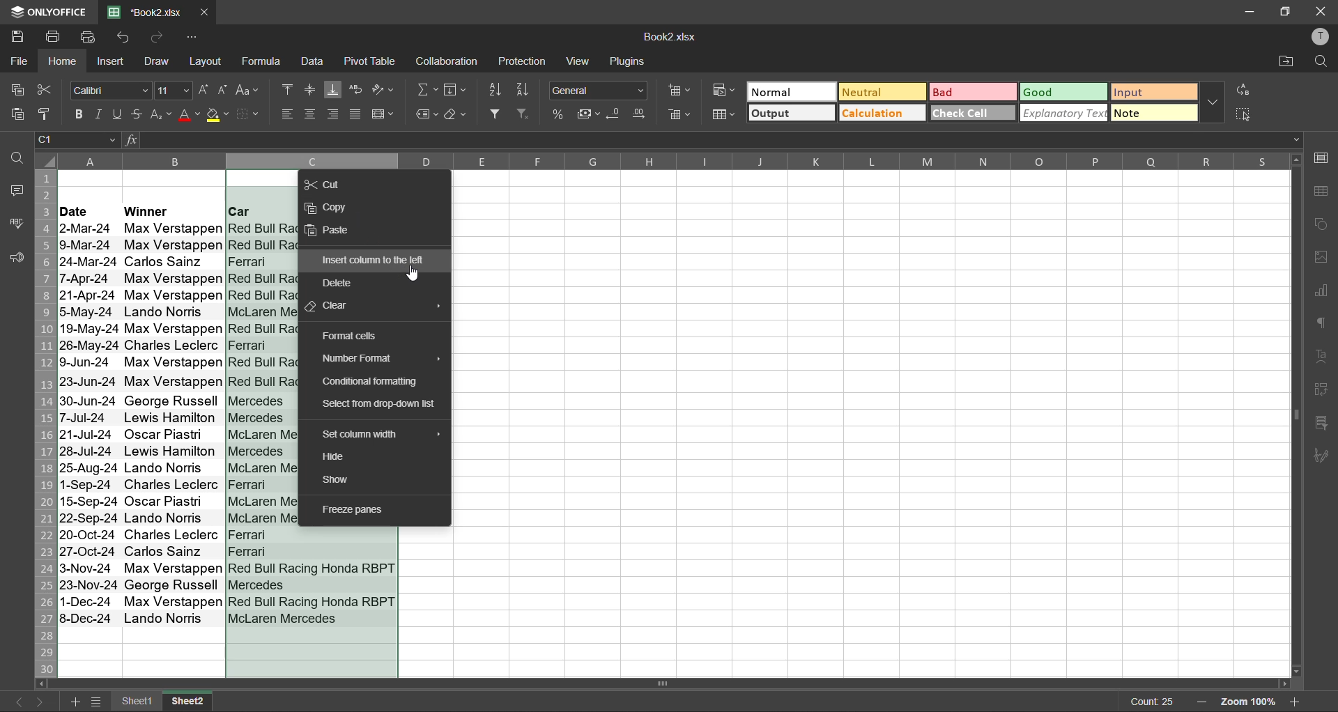  What do you see at coordinates (376, 259) in the screenshot?
I see `insert column to the left` at bounding box center [376, 259].